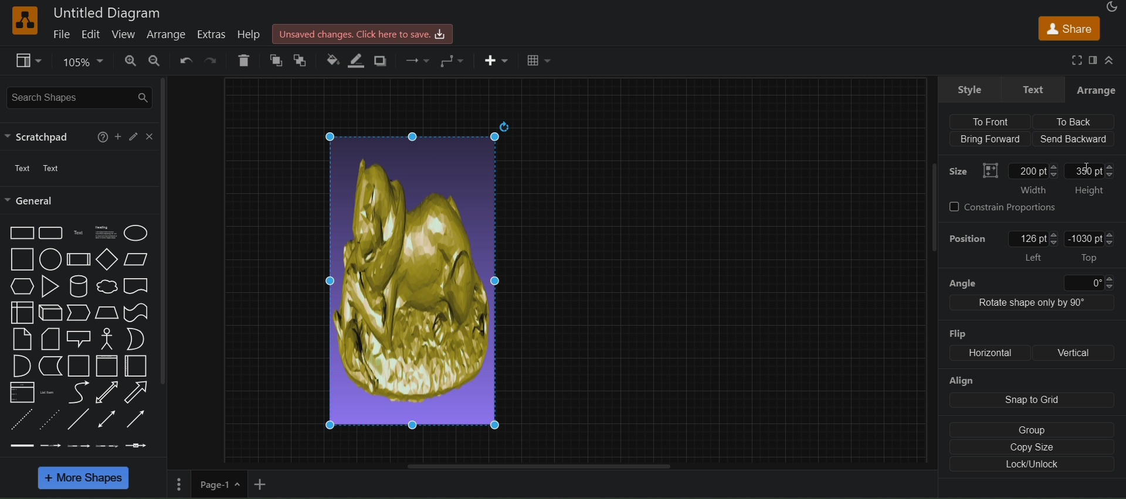 The height and width of the screenshot is (499, 1126). What do you see at coordinates (385, 60) in the screenshot?
I see `shadow` at bounding box center [385, 60].